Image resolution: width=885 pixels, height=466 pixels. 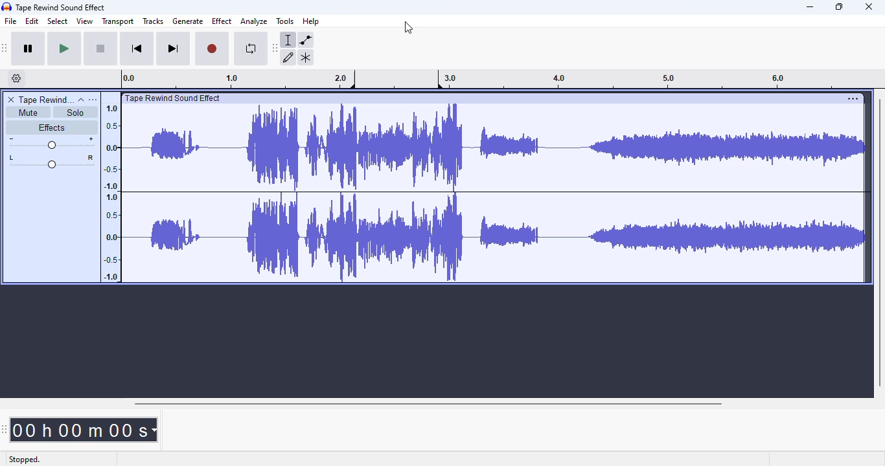 What do you see at coordinates (93, 100) in the screenshot?
I see `open menu` at bounding box center [93, 100].